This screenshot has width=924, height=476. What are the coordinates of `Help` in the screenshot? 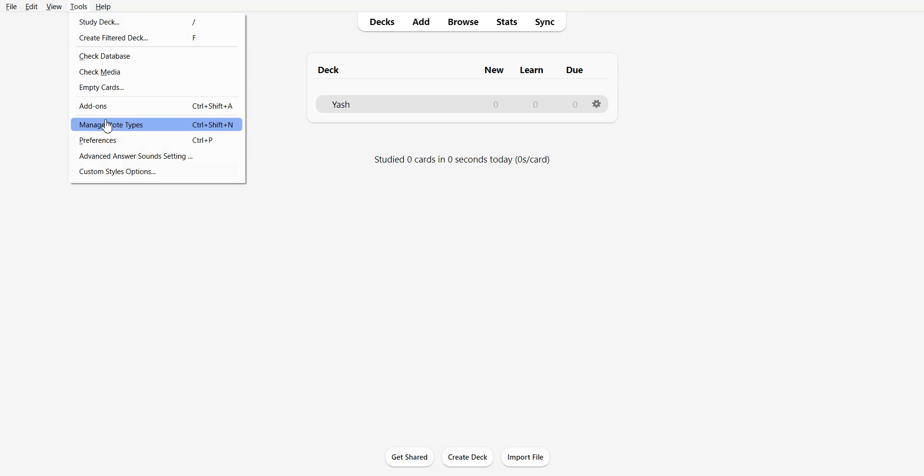 It's located at (103, 7).